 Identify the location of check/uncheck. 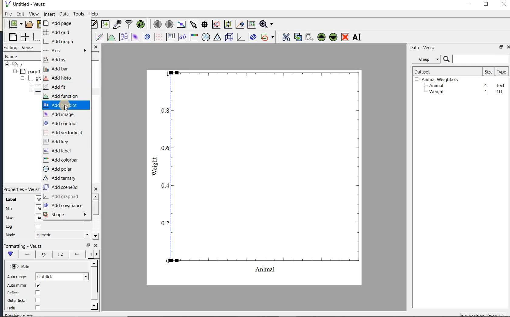
(37, 293).